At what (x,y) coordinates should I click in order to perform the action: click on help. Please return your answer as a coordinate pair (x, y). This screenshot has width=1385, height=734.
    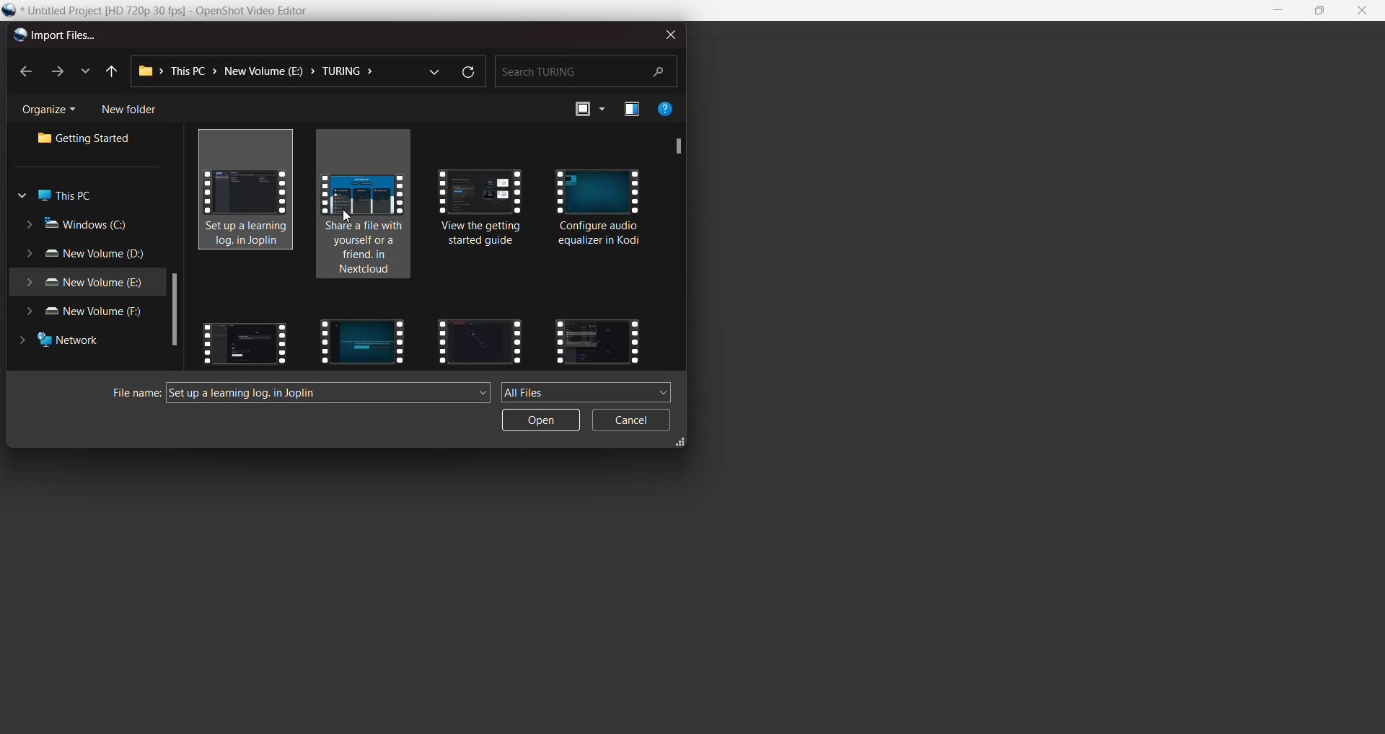
    Looking at the image, I should click on (666, 108).